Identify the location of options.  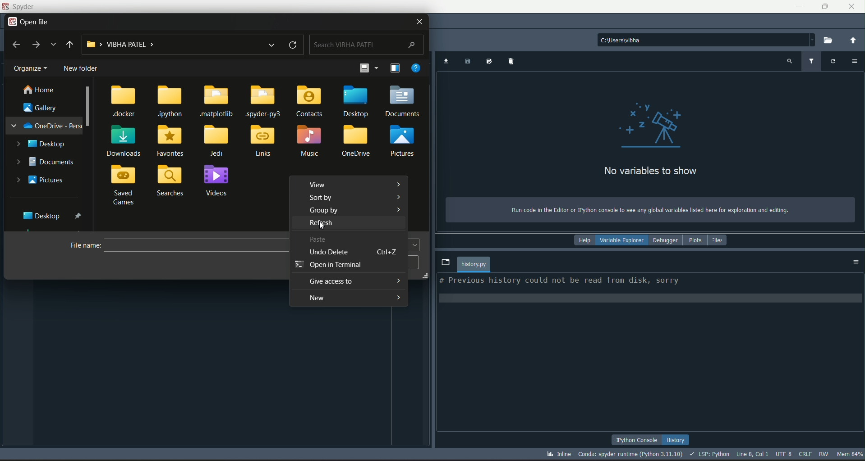
(856, 262).